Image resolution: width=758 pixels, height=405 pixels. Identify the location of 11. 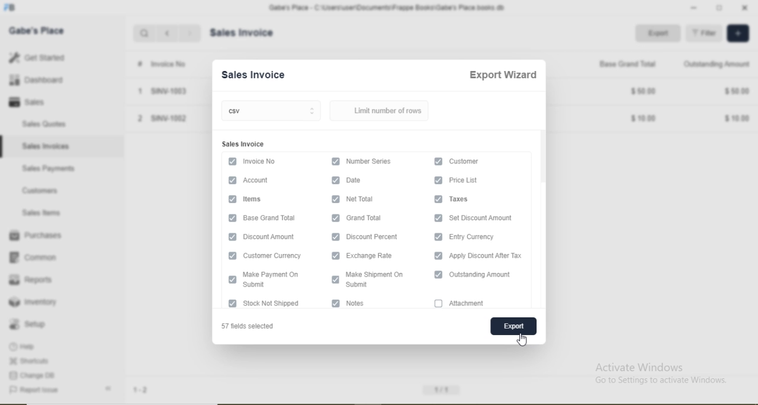
(442, 388).